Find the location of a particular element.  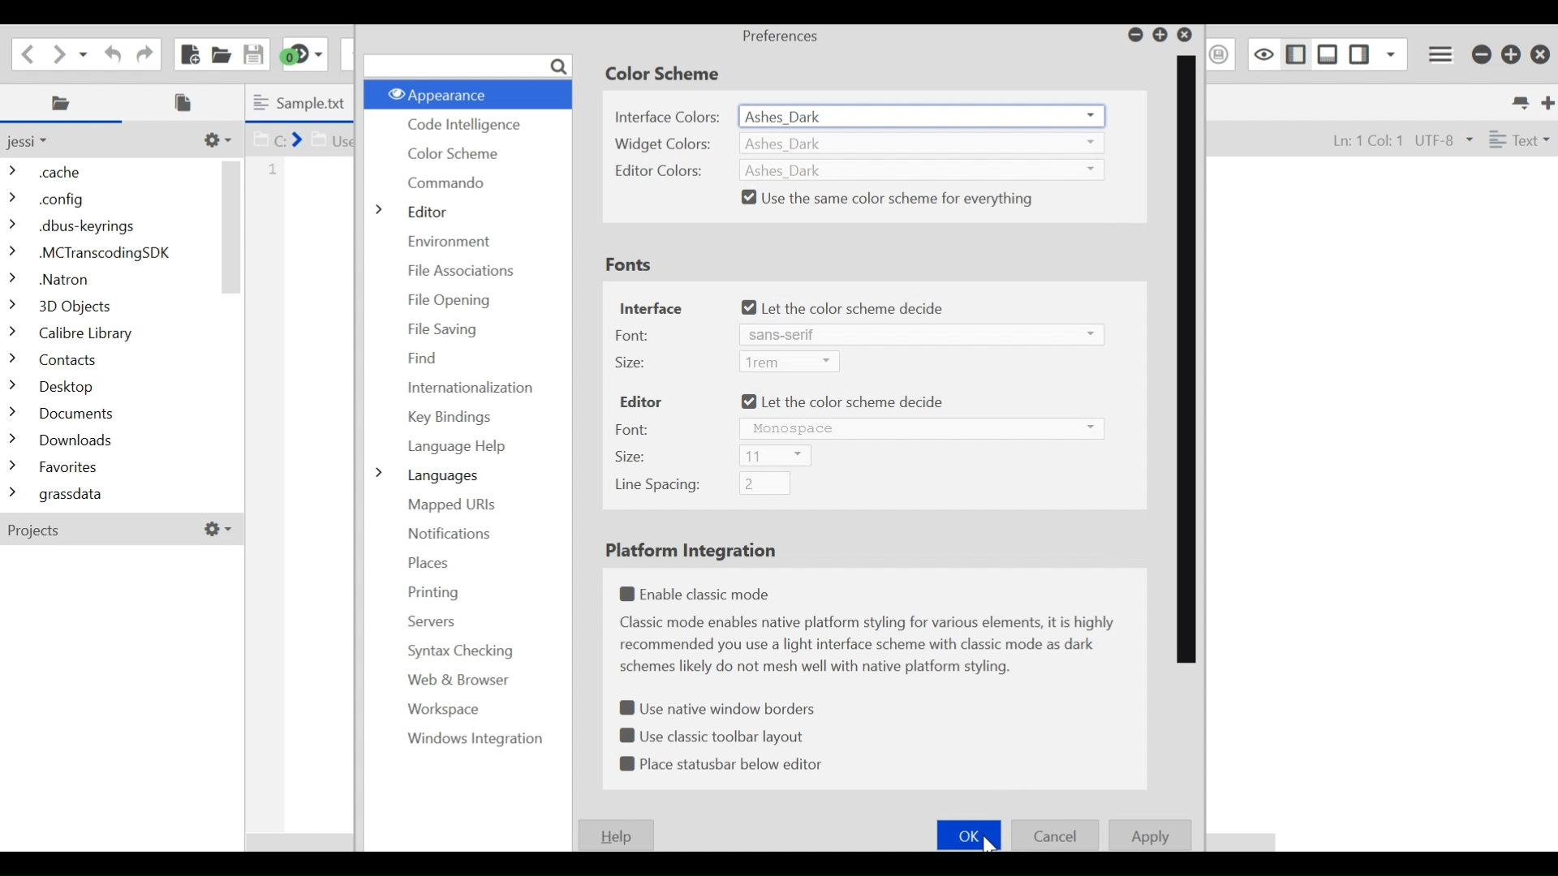

Show/ Hide left Pane is located at coordinates (1362, 54).